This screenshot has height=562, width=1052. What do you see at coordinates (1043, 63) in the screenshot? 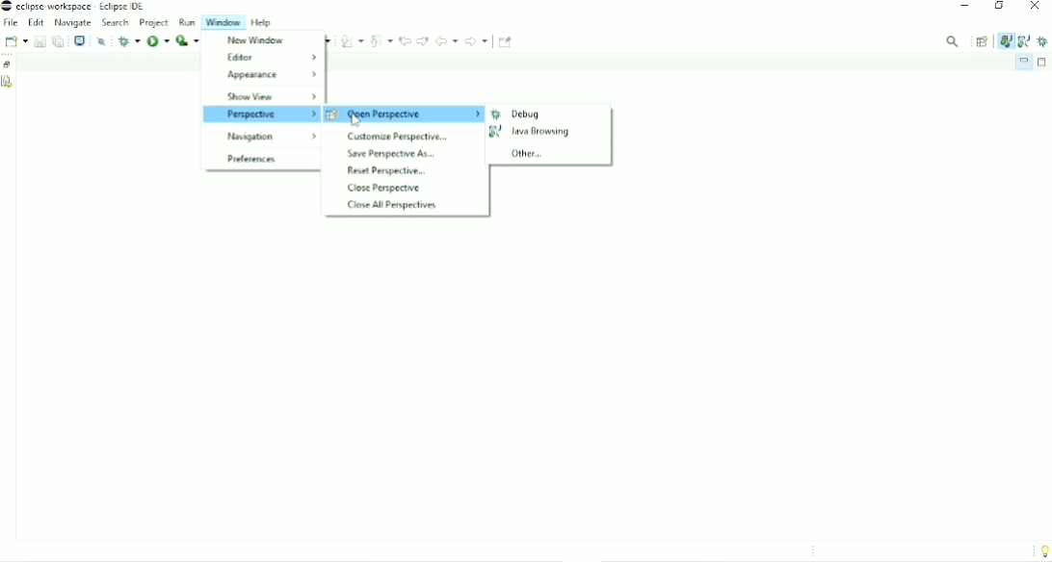
I see `Maximize` at bounding box center [1043, 63].